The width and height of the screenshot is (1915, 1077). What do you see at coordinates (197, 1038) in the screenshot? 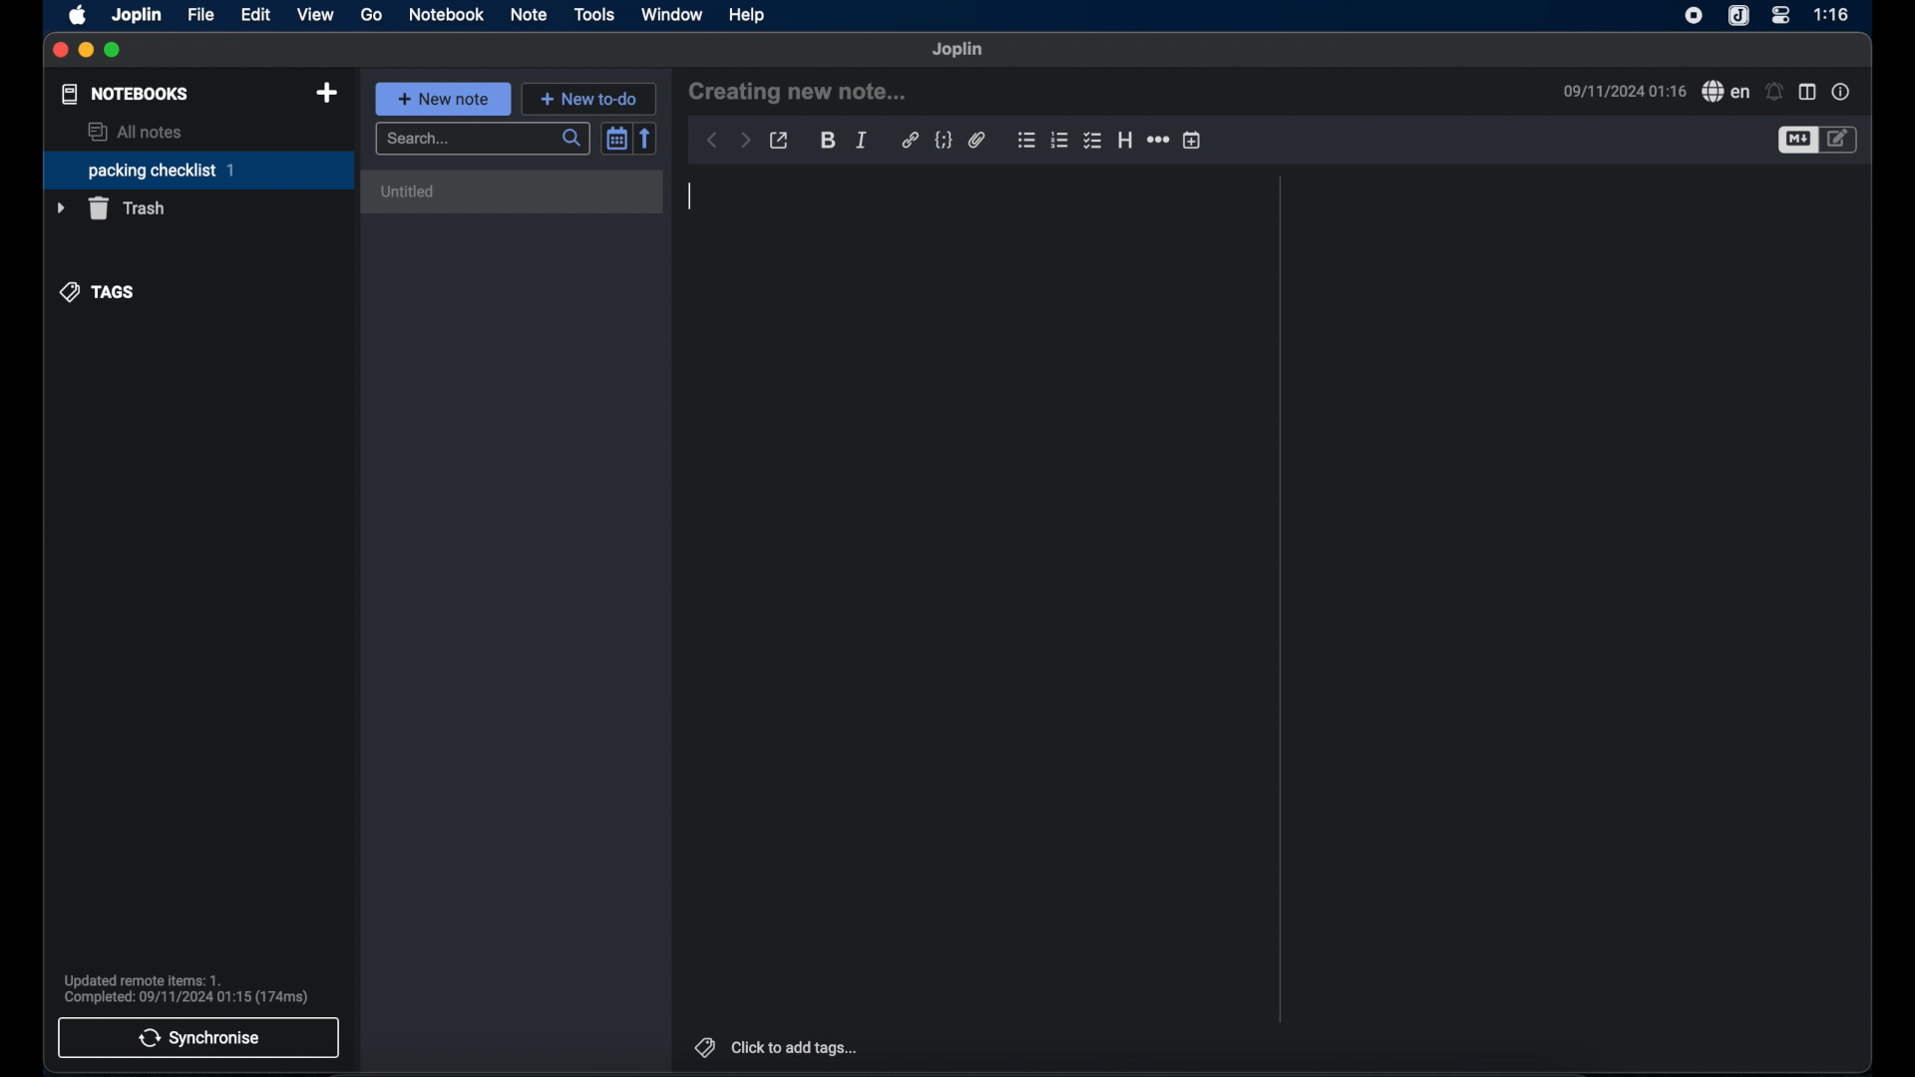
I see `synchronise` at bounding box center [197, 1038].